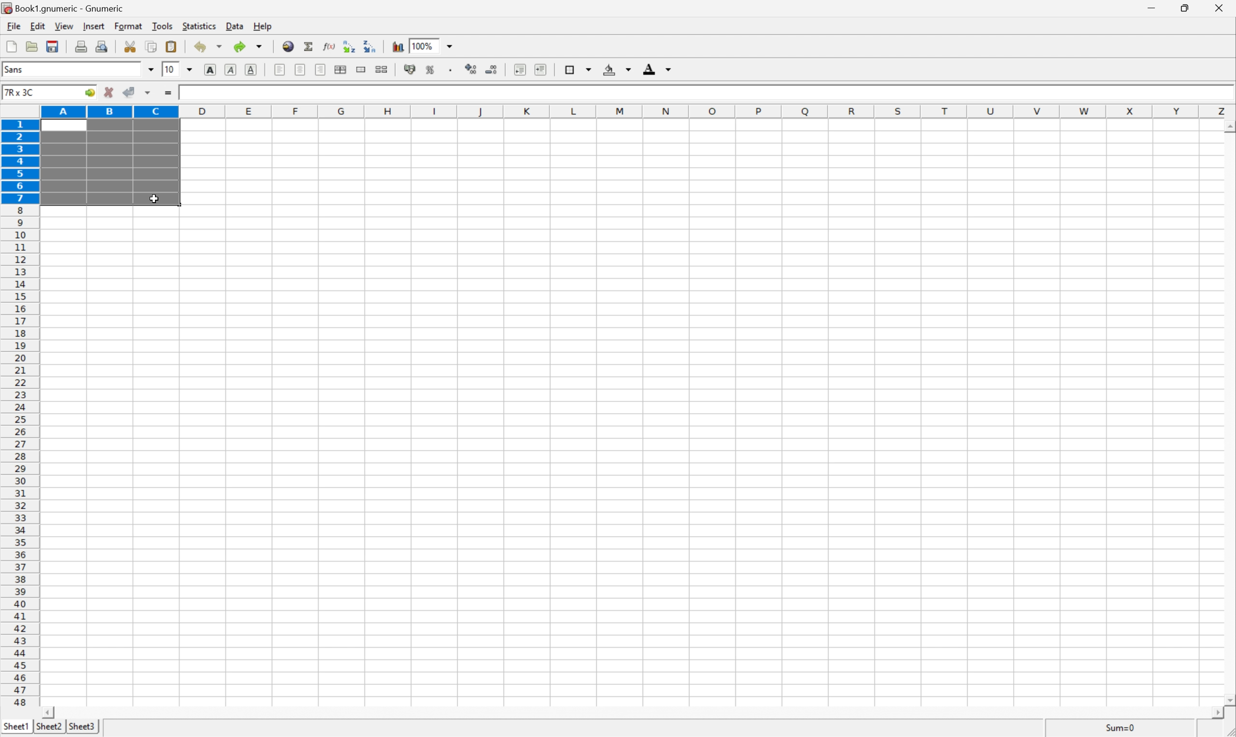 This screenshot has width=1236, height=737. What do you see at coordinates (231, 71) in the screenshot?
I see `italic` at bounding box center [231, 71].